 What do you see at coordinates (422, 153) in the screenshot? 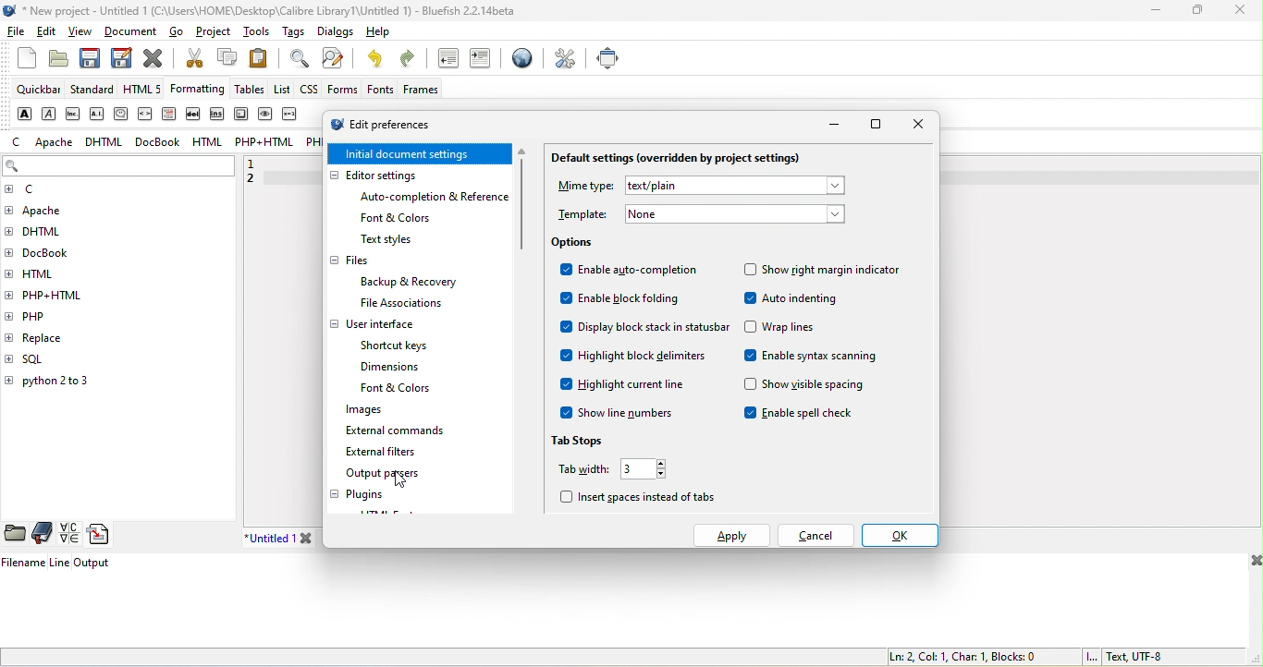
I see `initial document settings` at bounding box center [422, 153].